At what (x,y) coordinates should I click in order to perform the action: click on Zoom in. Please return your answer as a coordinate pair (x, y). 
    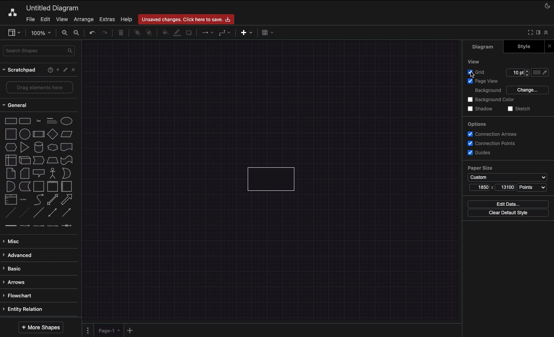
    Looking at the image, I should click on (65, 33).